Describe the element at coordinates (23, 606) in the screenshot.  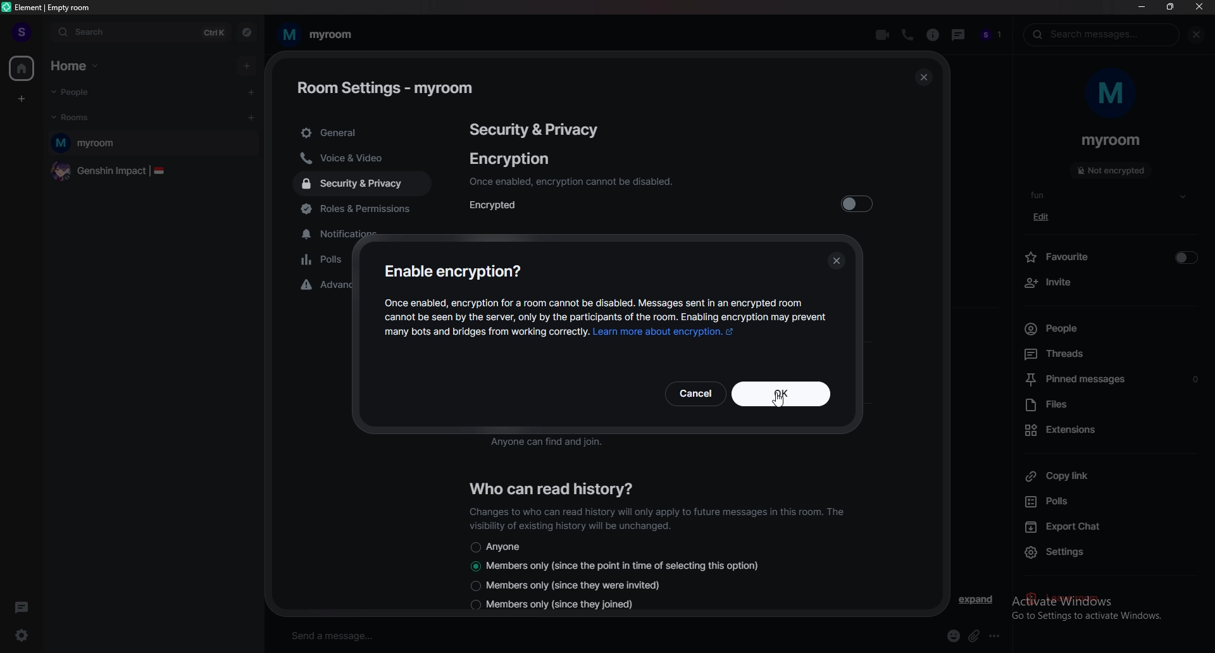
I see `threads` at that location.